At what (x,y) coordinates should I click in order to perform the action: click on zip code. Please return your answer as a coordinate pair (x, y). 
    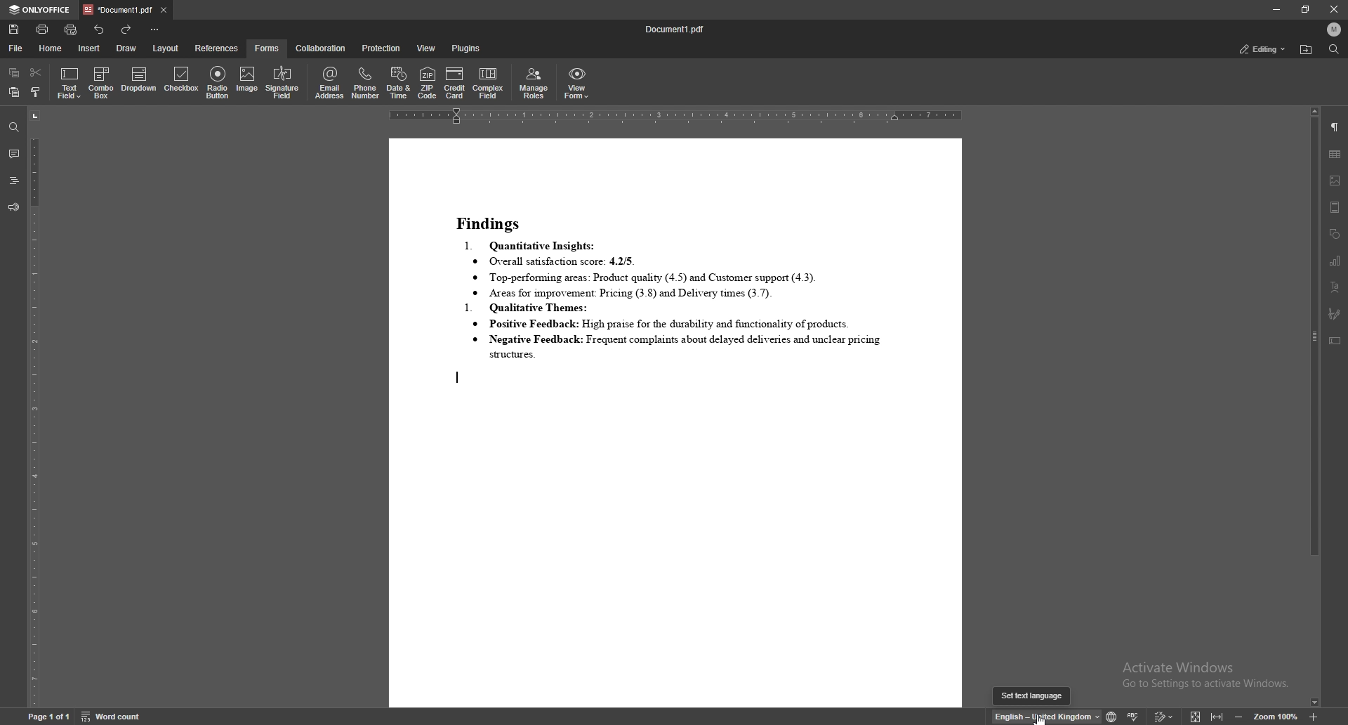
    Looking at the image, I should click on (428, 82).